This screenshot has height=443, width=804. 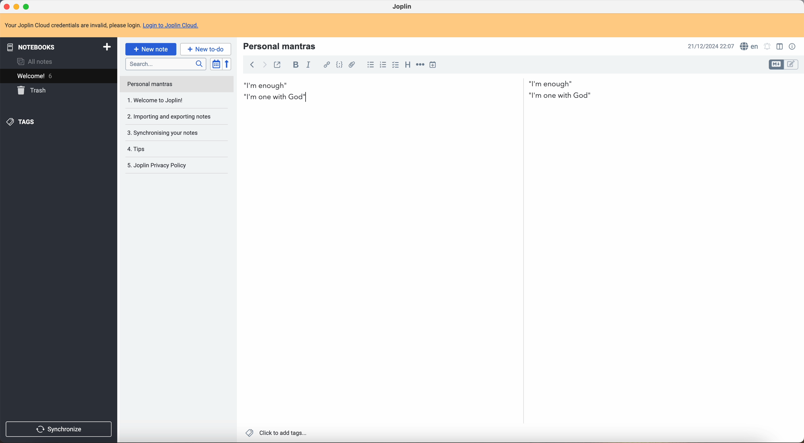 I want to click on reverse sort order, so click(x=227, y=65).